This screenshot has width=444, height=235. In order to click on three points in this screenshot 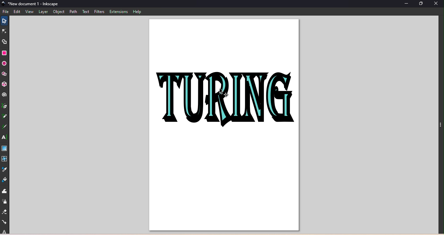, I will do `click(440, 127)`.